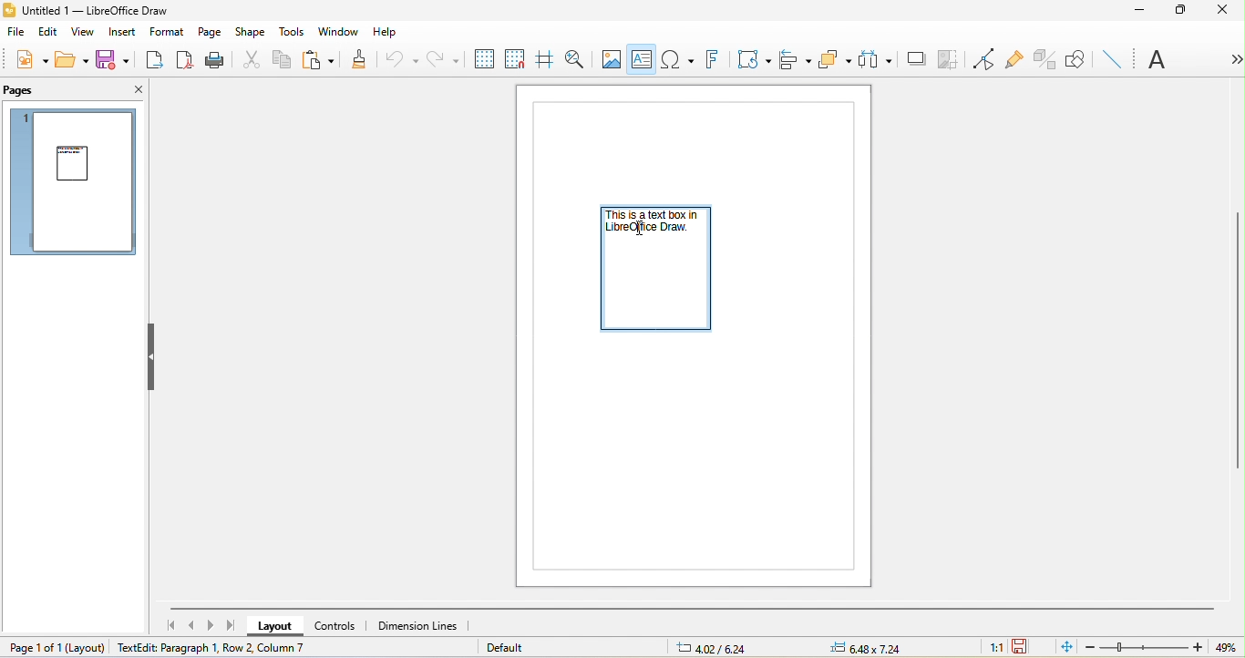 The width and height of the screenshot is (1245, 658). What do you see at coordinates (292, 33) in the screenshot?
I see `tools` at bounding box center [292, 33].